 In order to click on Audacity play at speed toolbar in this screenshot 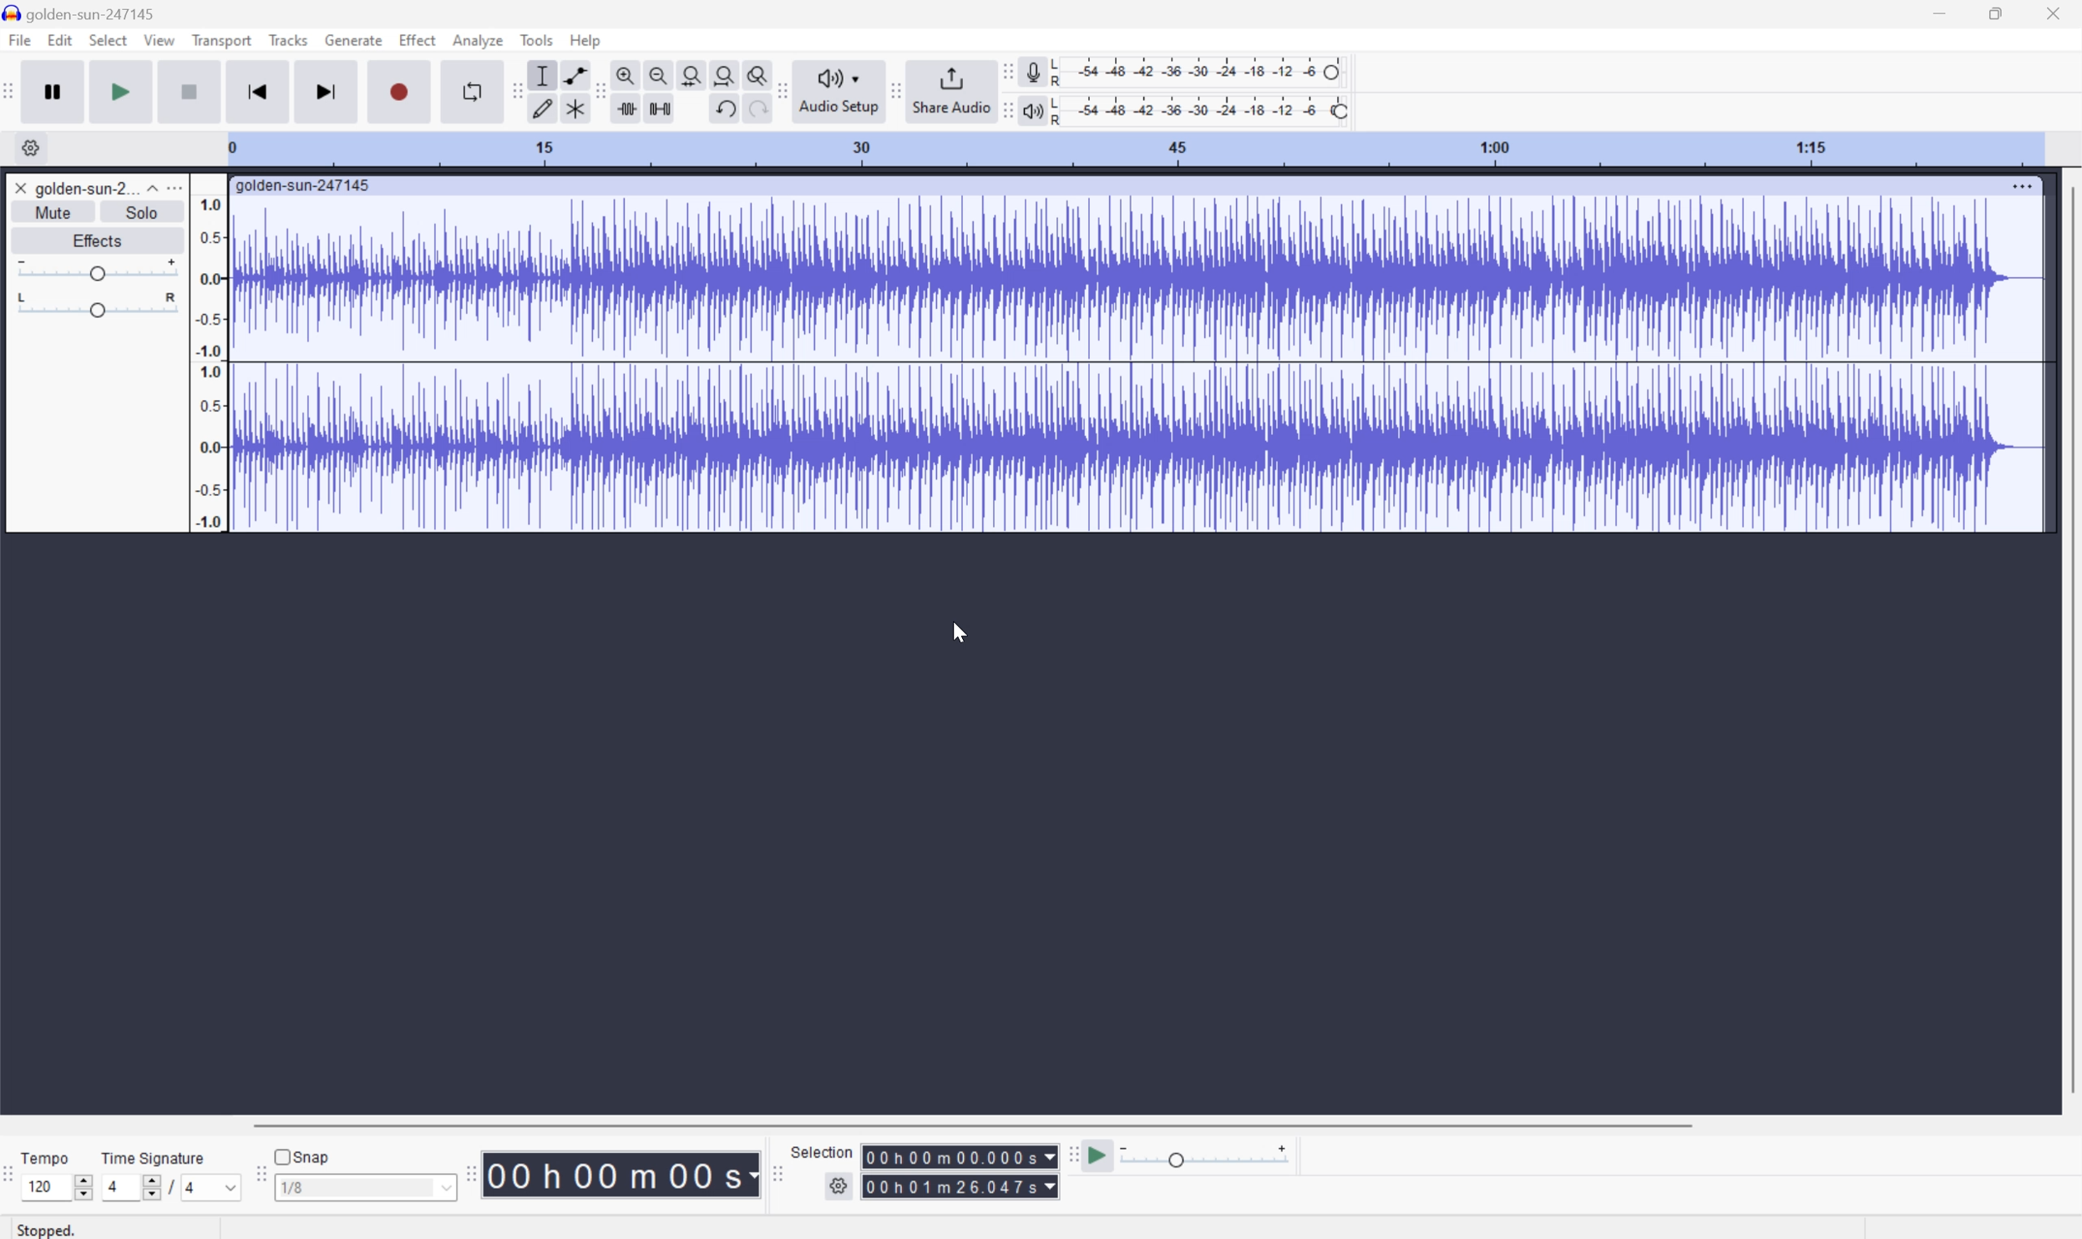, I will do `click(1071, 1156)`.